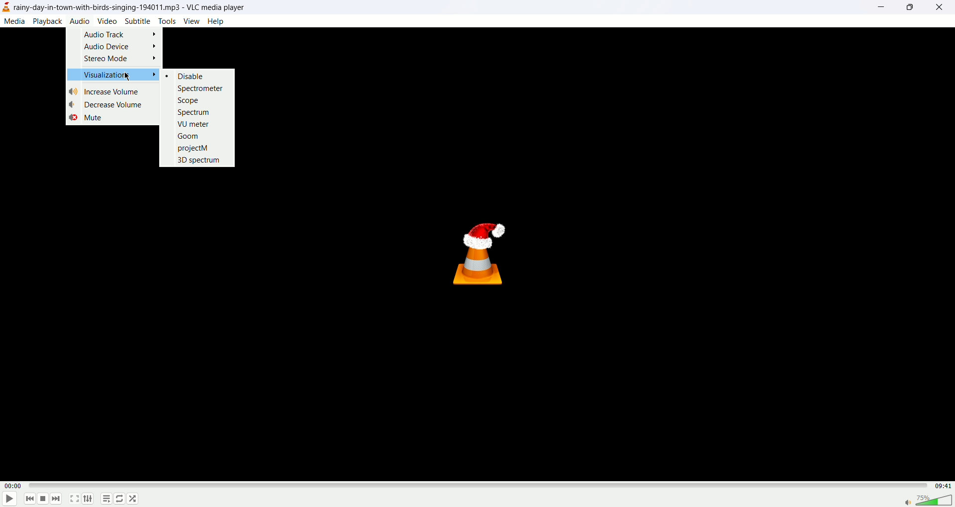 The height and width of the screenshot is (507, 955). I want to click on audio track, so click(120, 34).